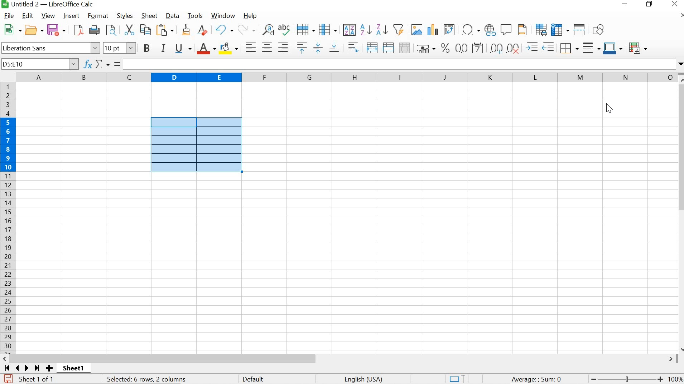 The width and height of the screenshot is (684, 384). What do you see at coordinates (342, 359) in the screenshot?
I see `scrollbar` at bounding box center [342, 359].